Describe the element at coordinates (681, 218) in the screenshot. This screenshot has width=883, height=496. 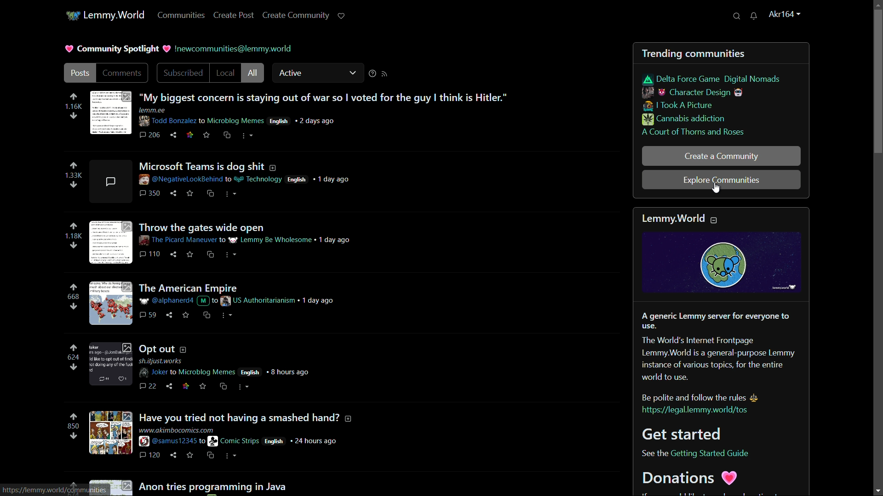
I see `title` at that location.